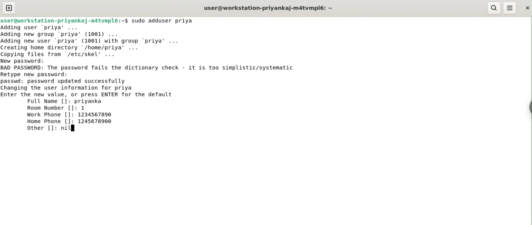  What do you see at coordinates (85, 108) in the screenshot?
I see `1` at bounding box center [85, 108].